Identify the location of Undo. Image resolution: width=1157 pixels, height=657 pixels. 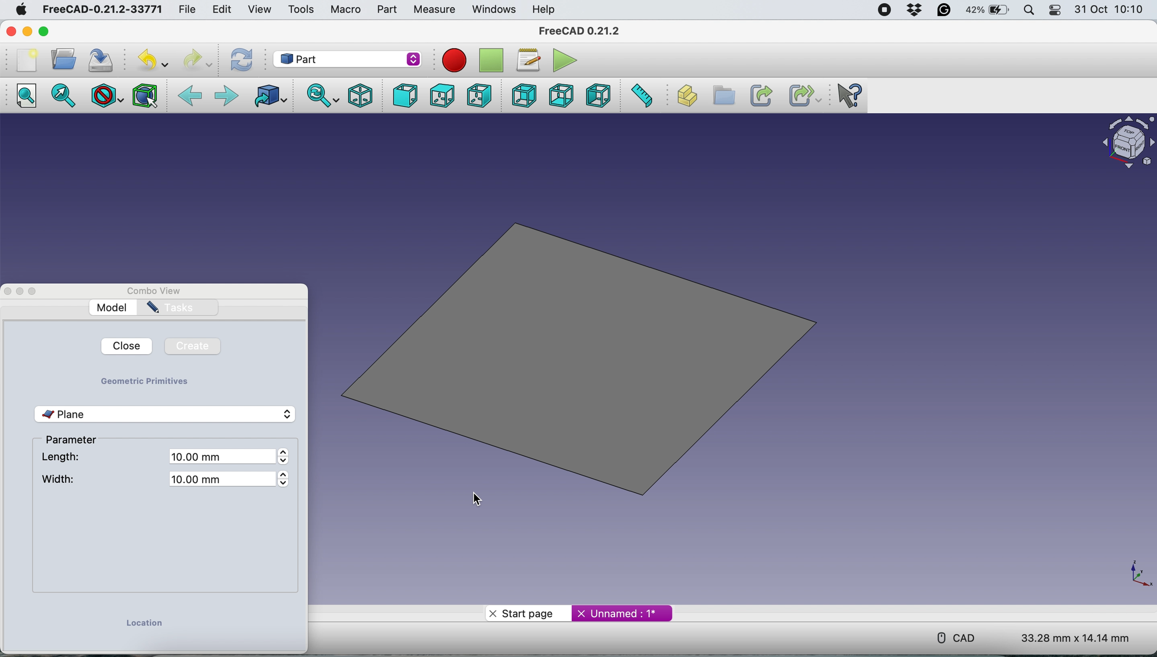
(152, 60).